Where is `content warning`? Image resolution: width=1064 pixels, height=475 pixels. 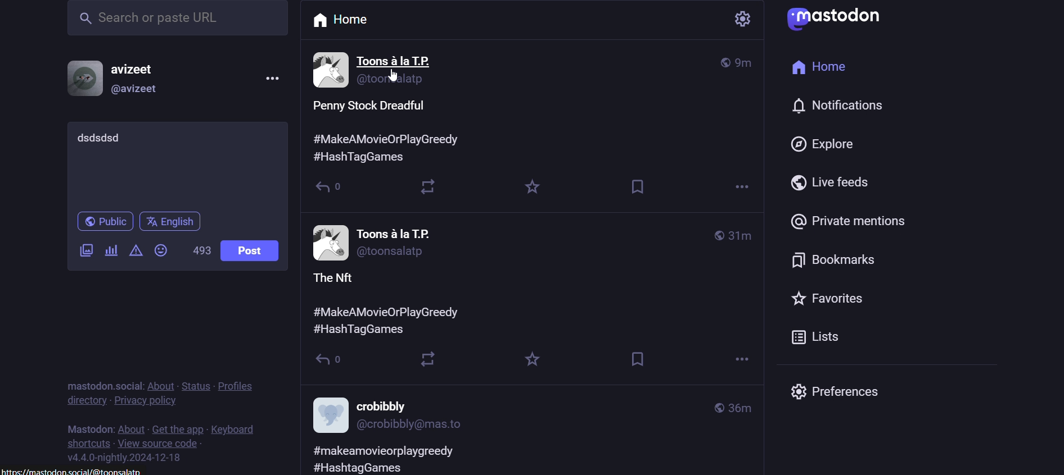
content warning is located at coordinates (134, 252).